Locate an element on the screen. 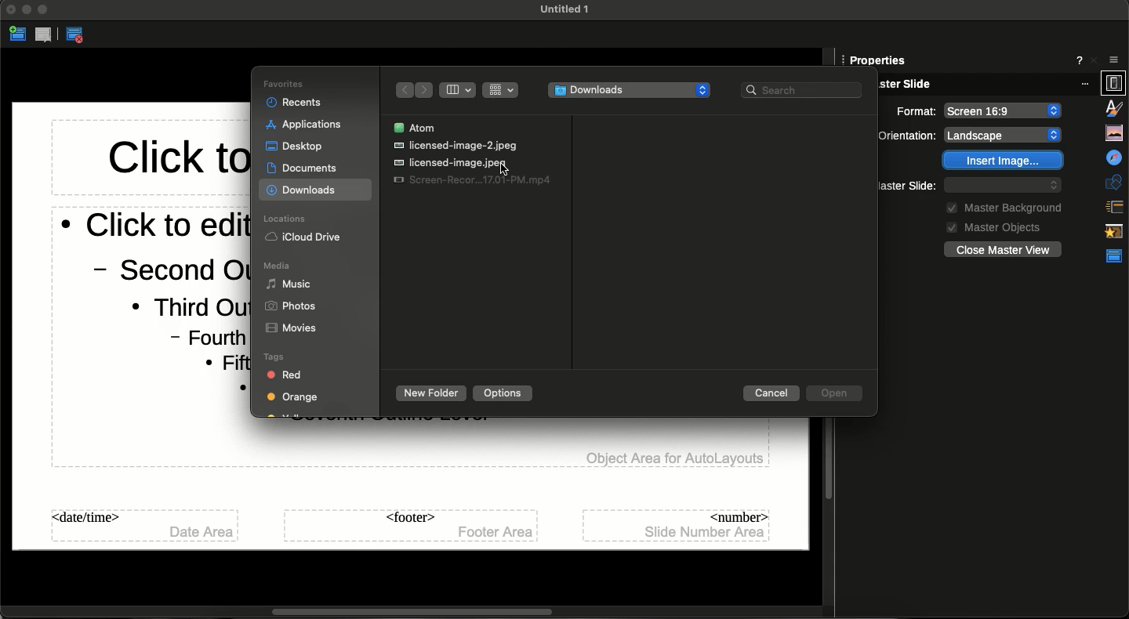 The height and width of the screenshot is (619, 1129). Scroll is located at coordinates (827, 463).